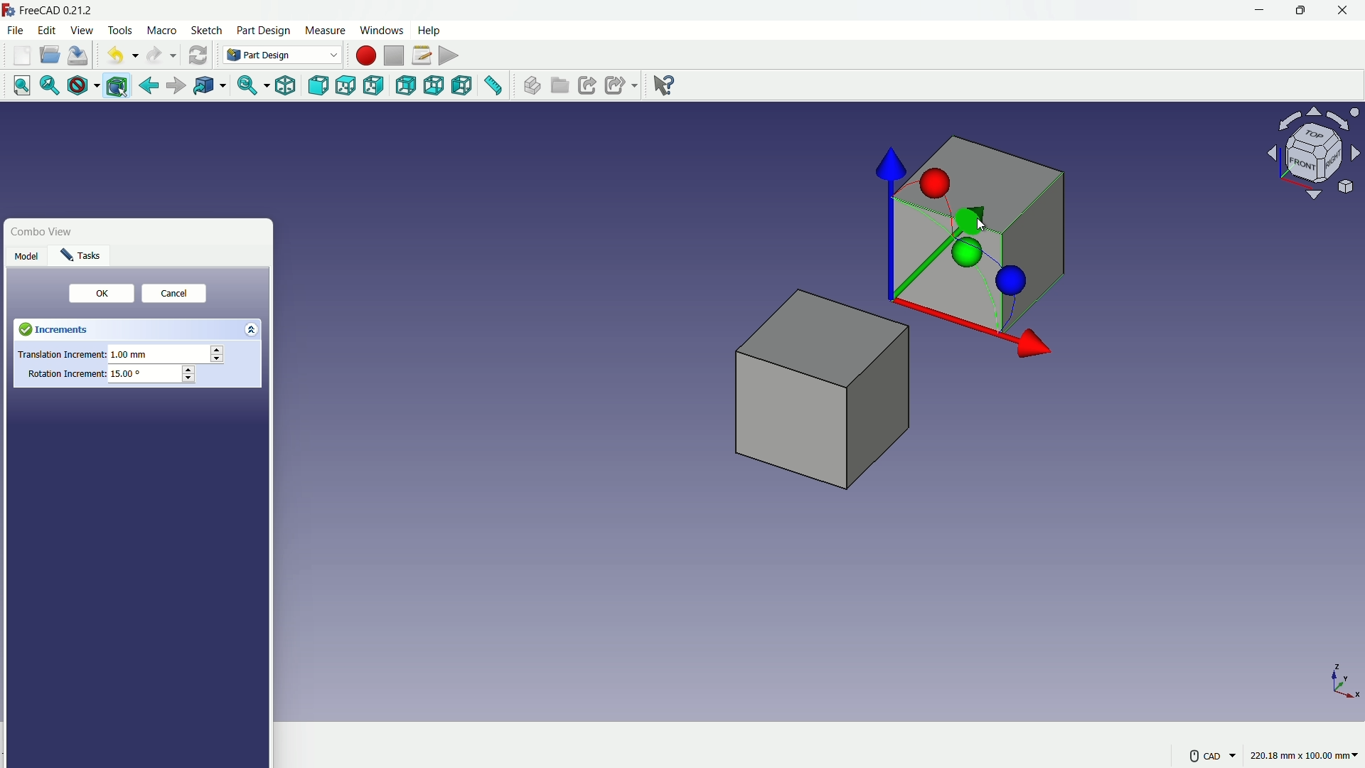 This screenshot has width=1365, height=768. What do you see at coordinates (324, 31) in the screenshot?
I see `measure` at bounding box center [324, 31].